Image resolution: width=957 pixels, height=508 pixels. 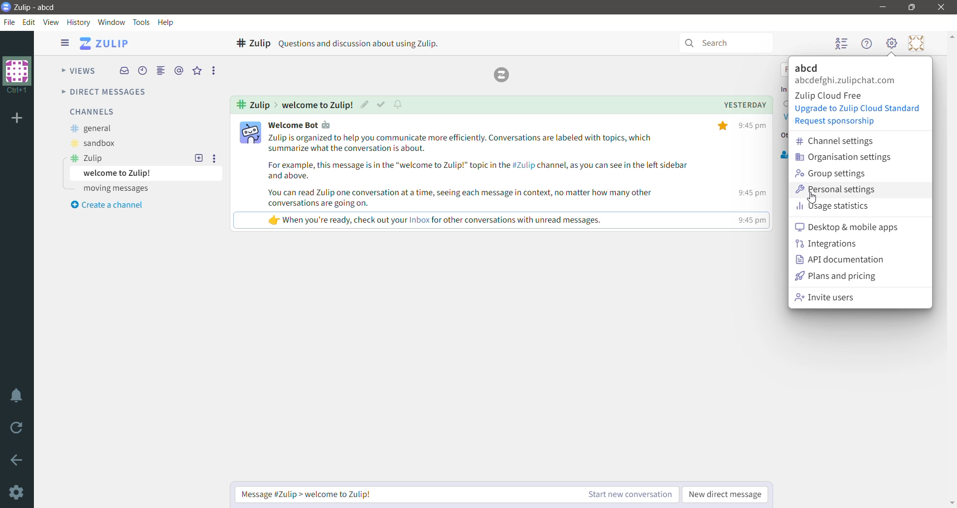 I want to click on Invite users, so click(x=835, y=298).